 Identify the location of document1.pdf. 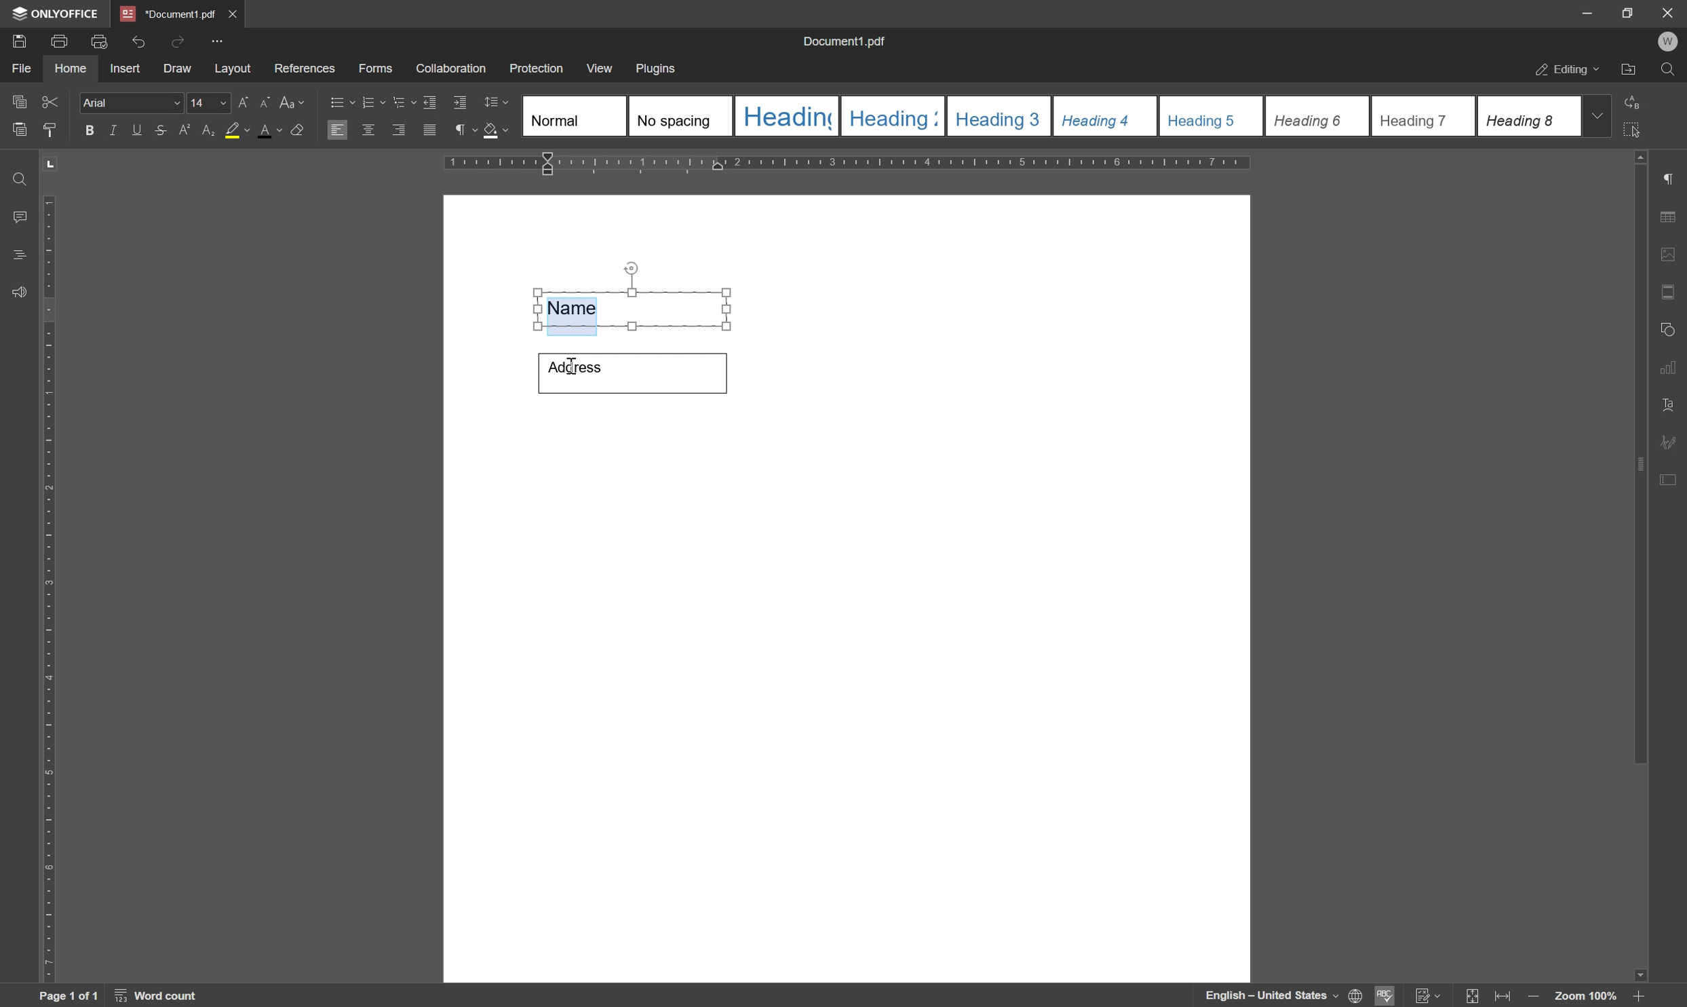
(847, 43).